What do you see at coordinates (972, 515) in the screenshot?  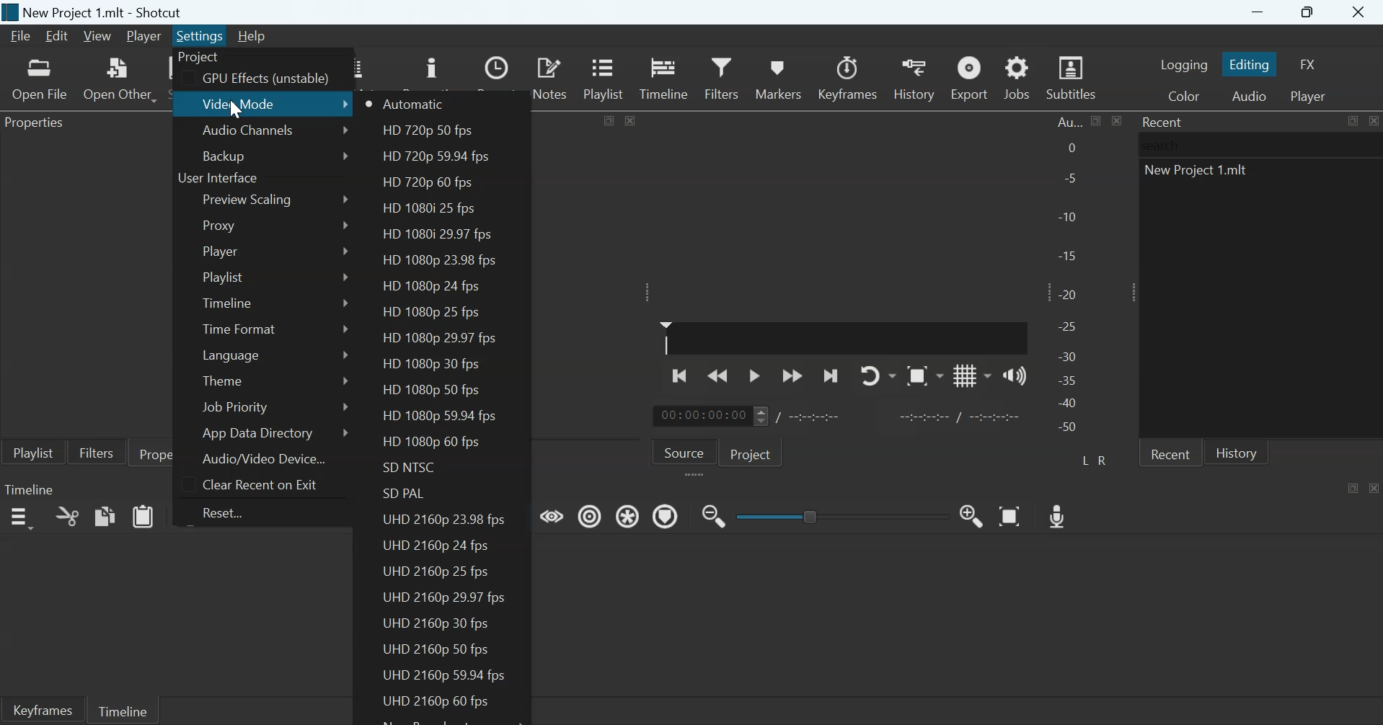 I see `Zoom timeline out` at bounding box center [972, 515].